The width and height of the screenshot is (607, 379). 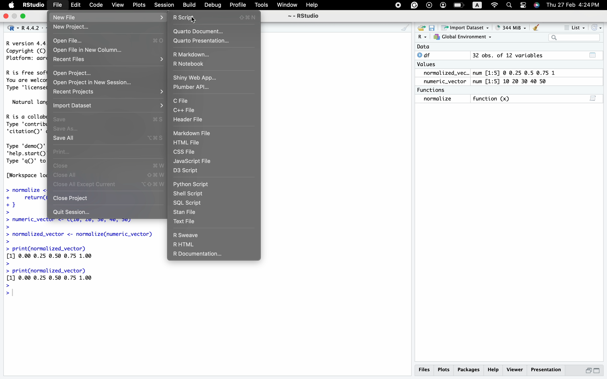 I want to click on R HTML, so click(x=185, y=245).